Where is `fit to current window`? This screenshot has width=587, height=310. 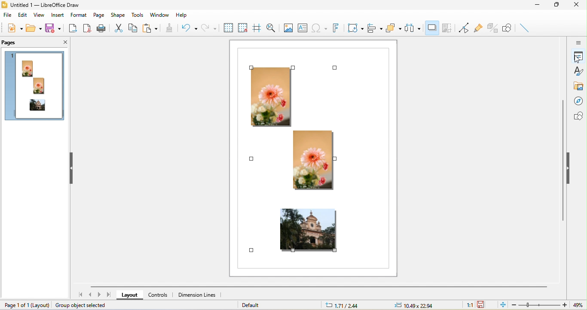 fit to current window is located at coordinates (501, 305).